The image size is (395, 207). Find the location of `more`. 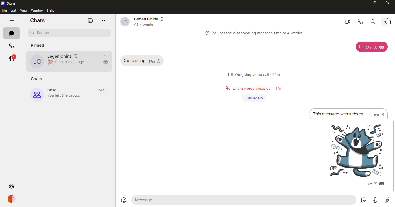

more is located at coordinates (388, 20).